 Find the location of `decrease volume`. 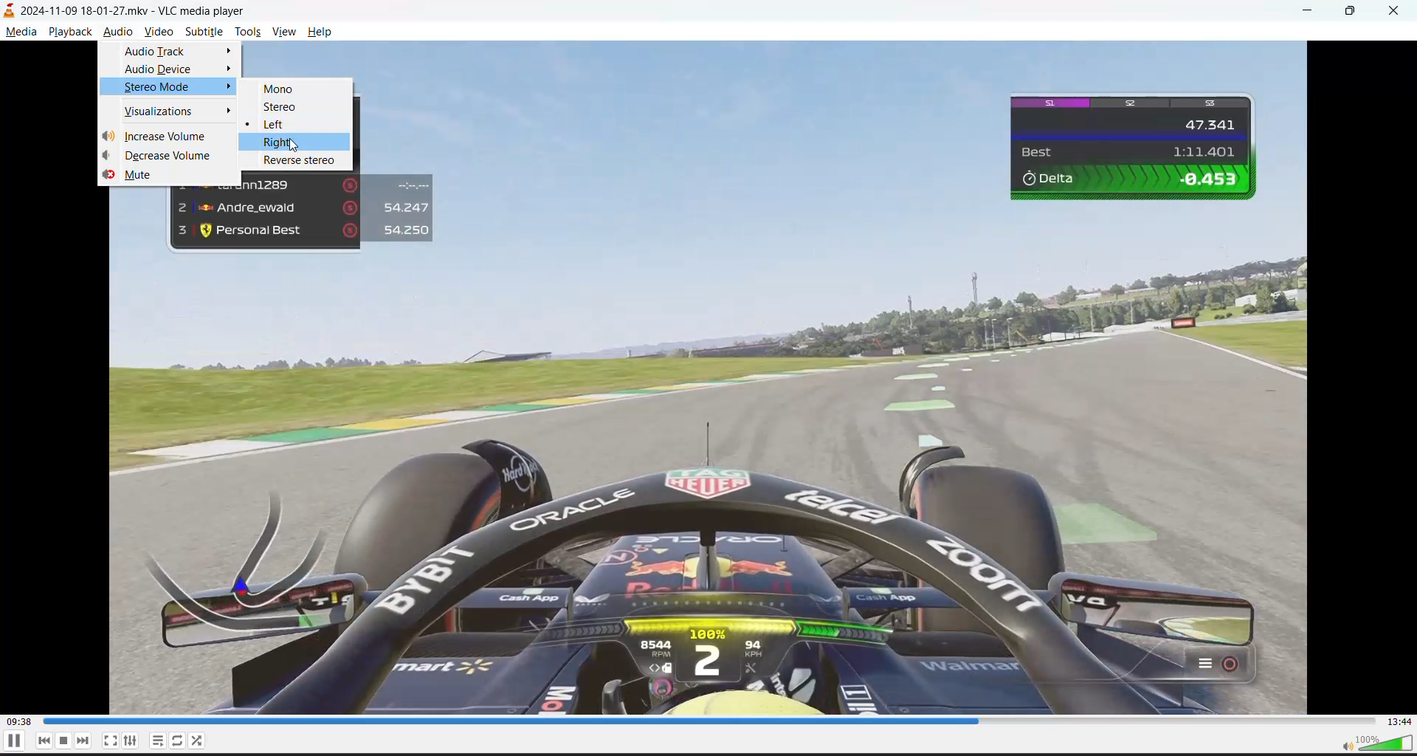

decrease volume is located at coordinates (173, 157).